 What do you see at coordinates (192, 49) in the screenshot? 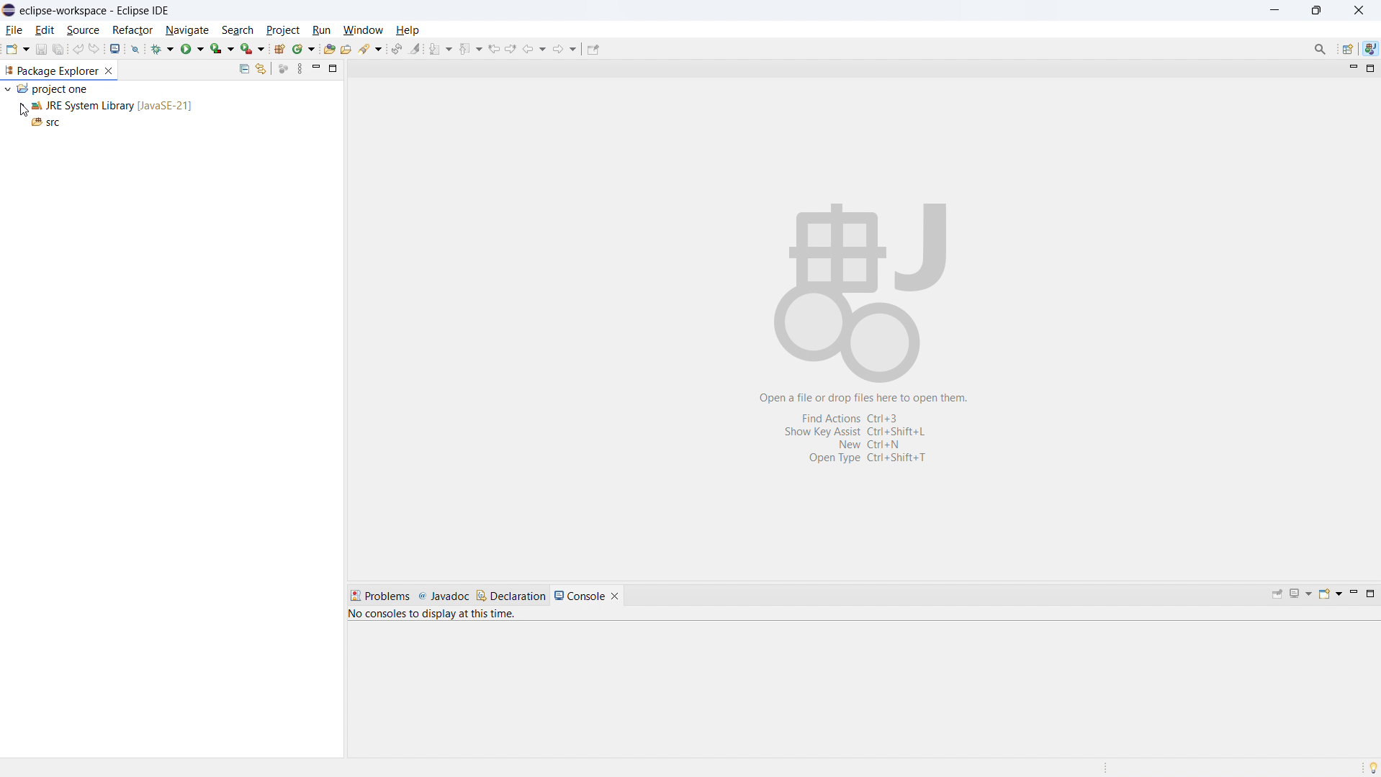
I see `run` at bounding box center [192, 49].